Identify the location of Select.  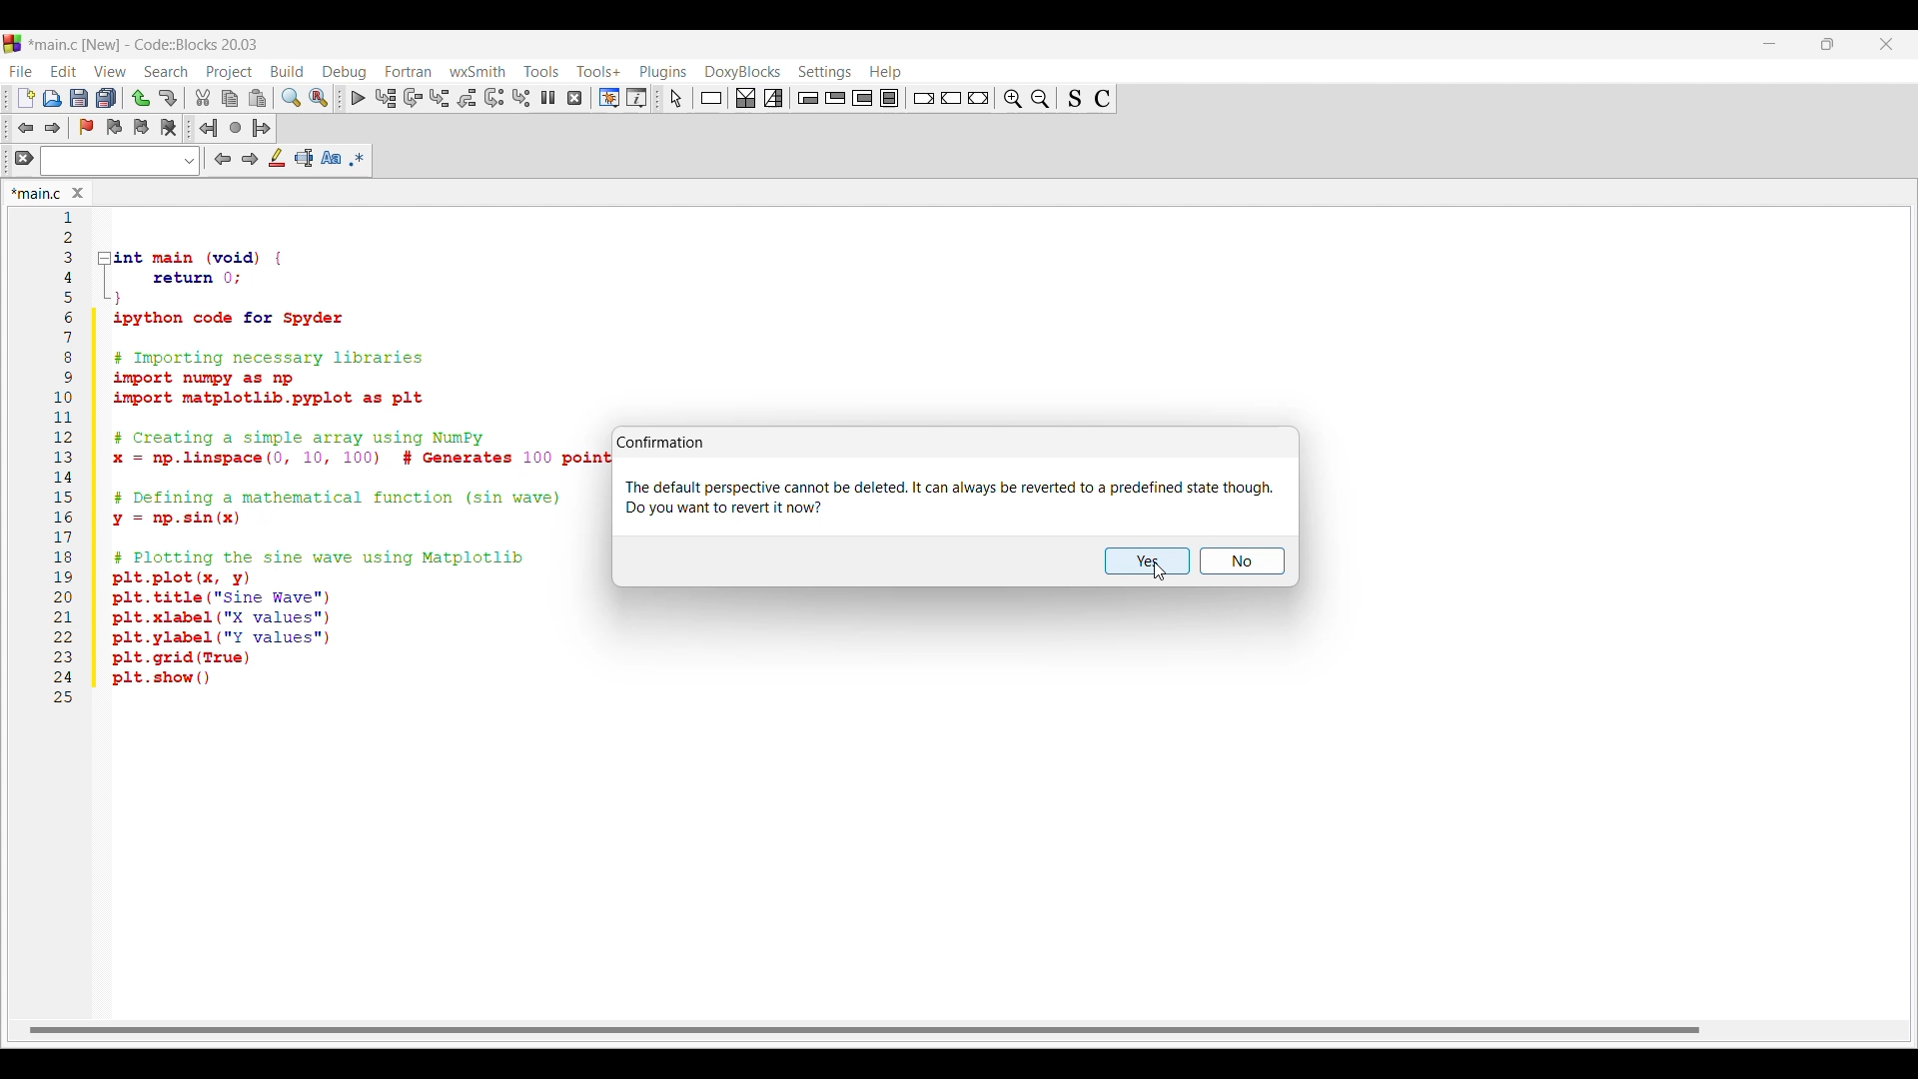
(676, 98).